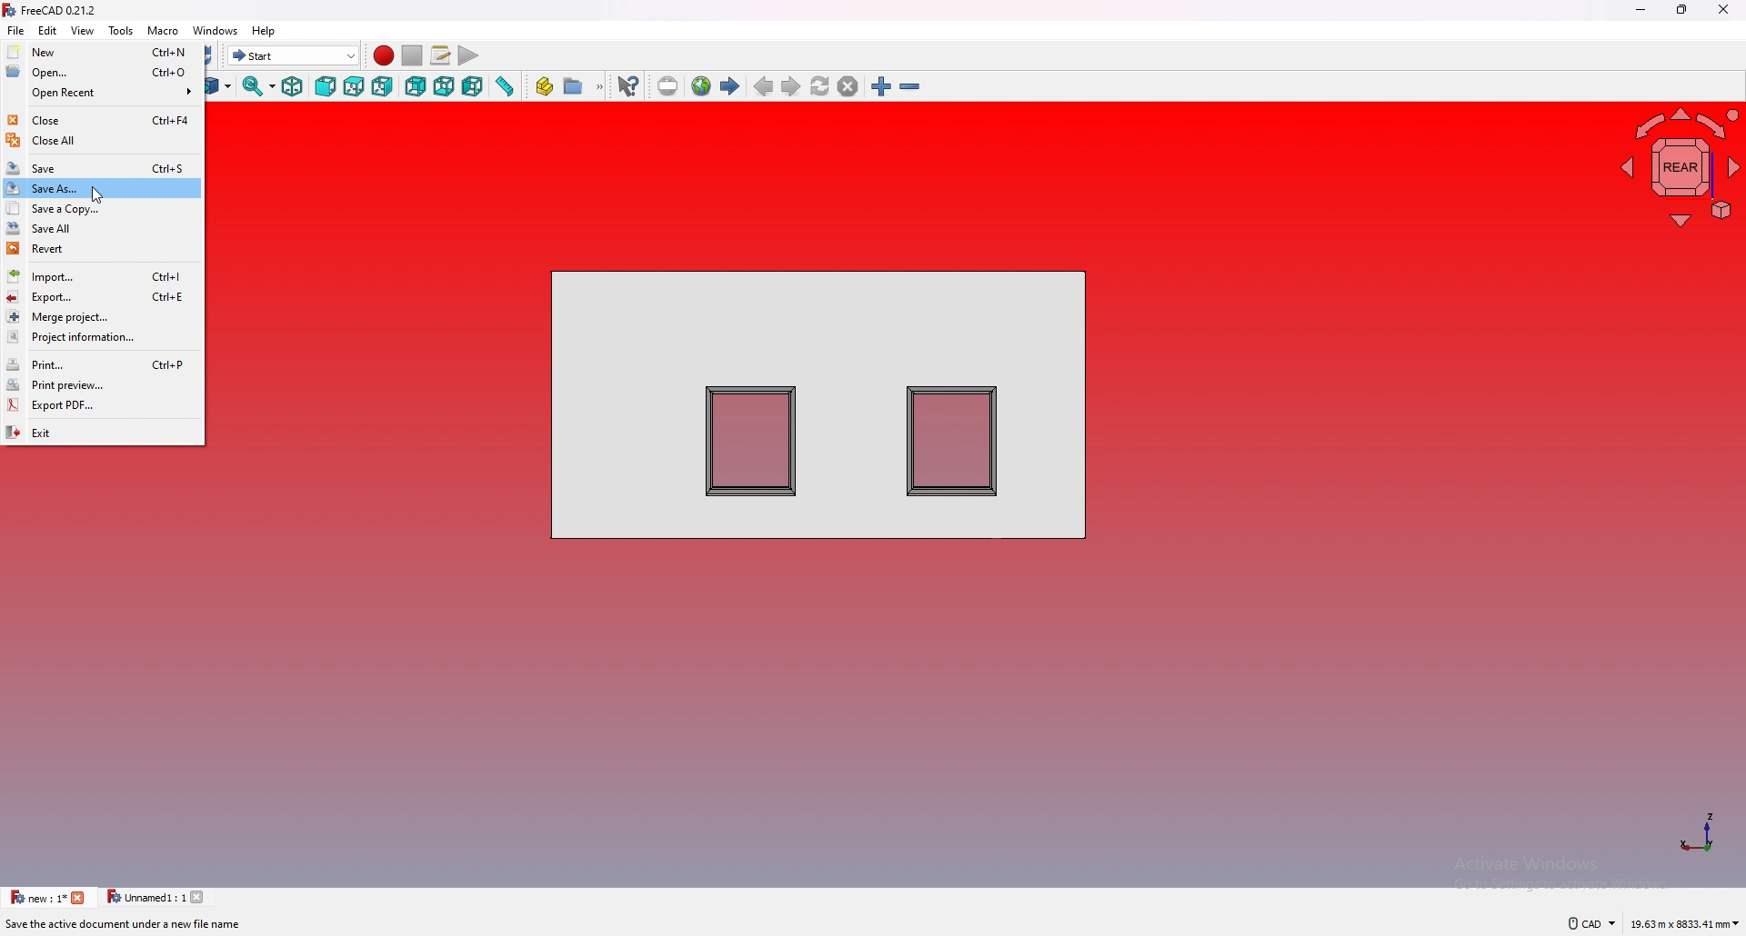  Describe the element at coordinates (1684, 924) in the screenshot. I see `dimensions` at that location.